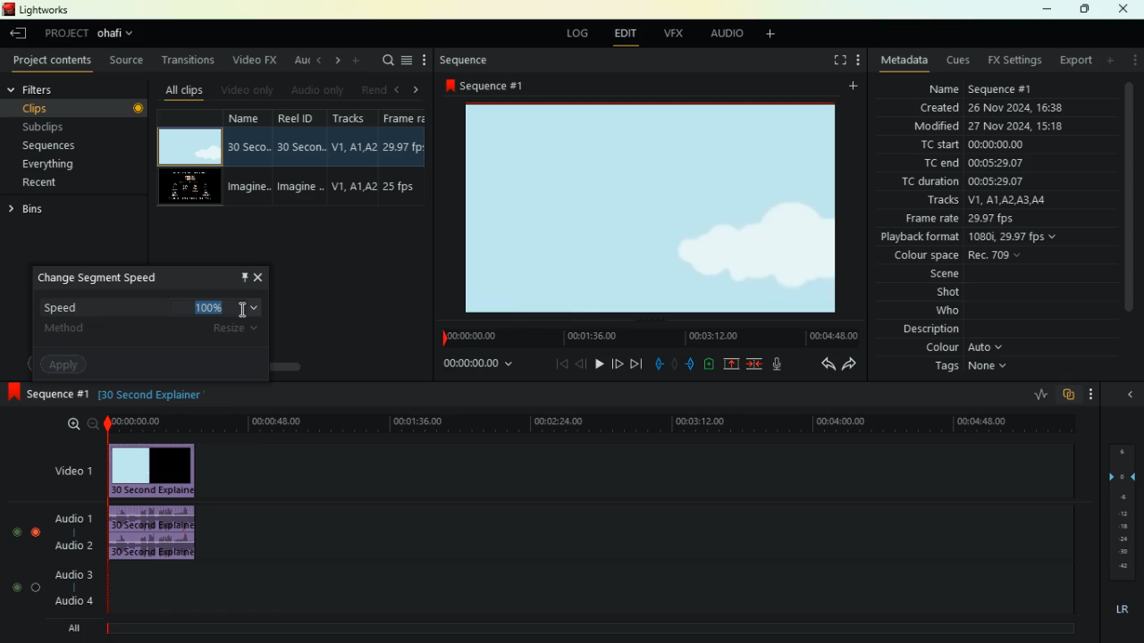  Describe the element at coordinates (554, 363) in the screenshot. I see `beggining` at that location.